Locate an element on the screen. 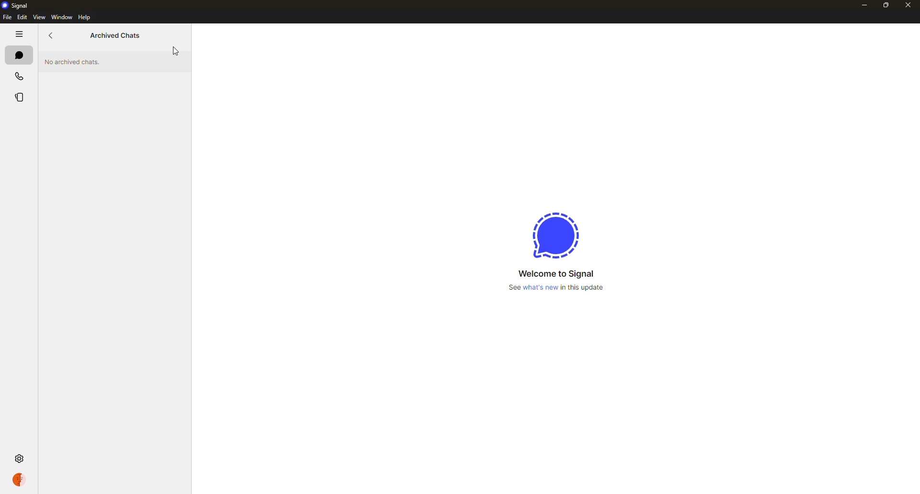 This screenshot has width=920, height=494. maximize is located at coordinates (886, 6).